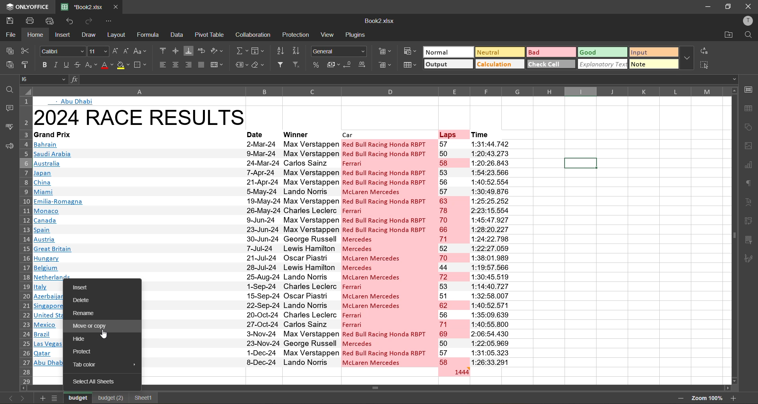 Image resolution: width=758 pixels, height=404 pixels. Describe the element at coordinates (149, 34) in the screenshot. I see `formula` at that location.